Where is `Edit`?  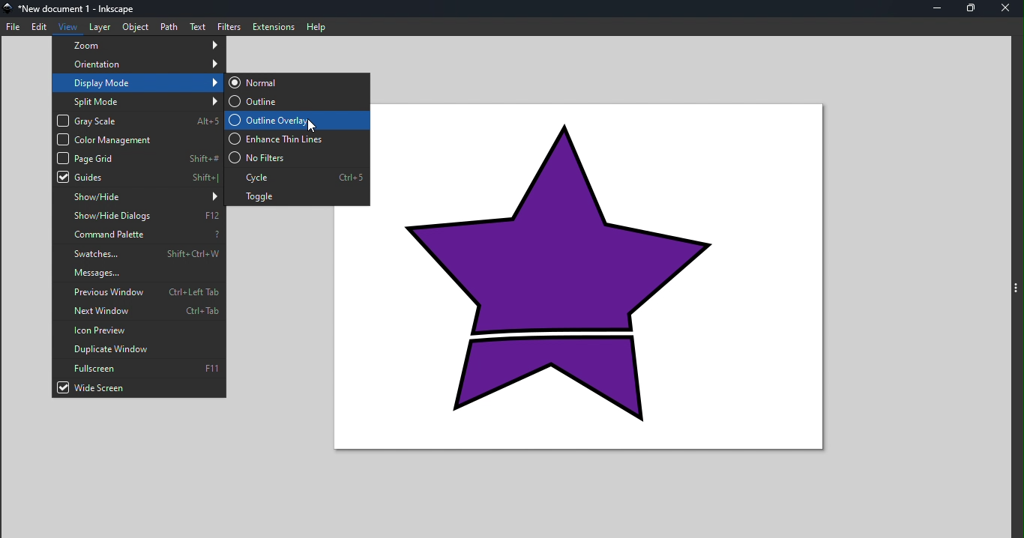
Edit is located at coordinates (41, 28).